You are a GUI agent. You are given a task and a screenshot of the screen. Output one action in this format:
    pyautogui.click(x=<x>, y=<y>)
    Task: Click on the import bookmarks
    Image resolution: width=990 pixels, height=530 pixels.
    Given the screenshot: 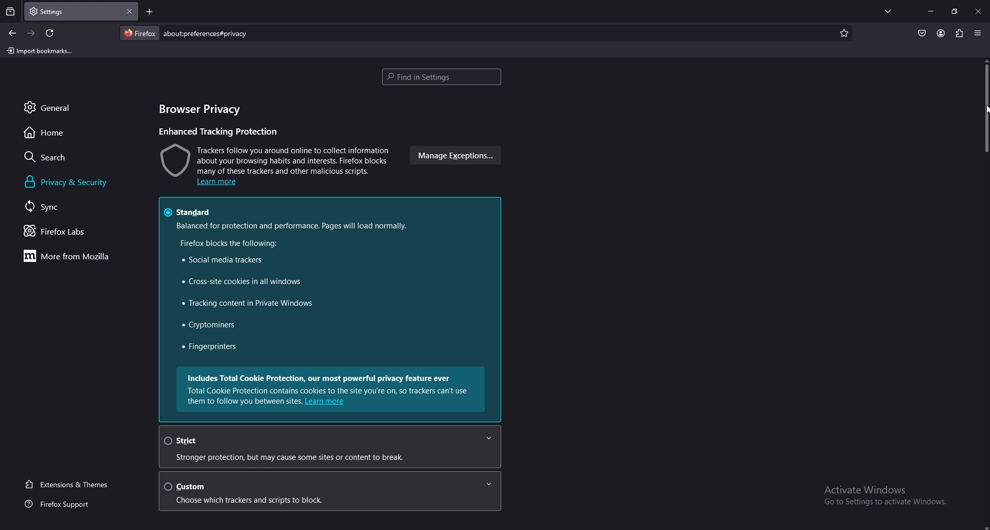 What is the action you would take?
    pyautogui.click(x=40, y=52)
    